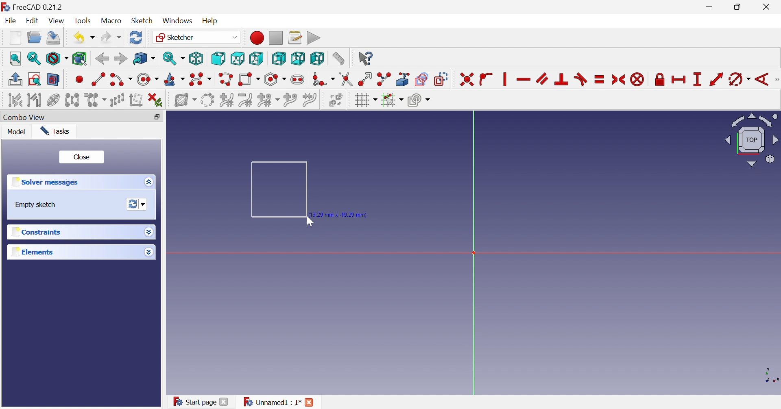  What do you see at coordinates (245, 100) in the screenshot?
I see `Decrease B-spline degree` at bounding box center [245, 100].